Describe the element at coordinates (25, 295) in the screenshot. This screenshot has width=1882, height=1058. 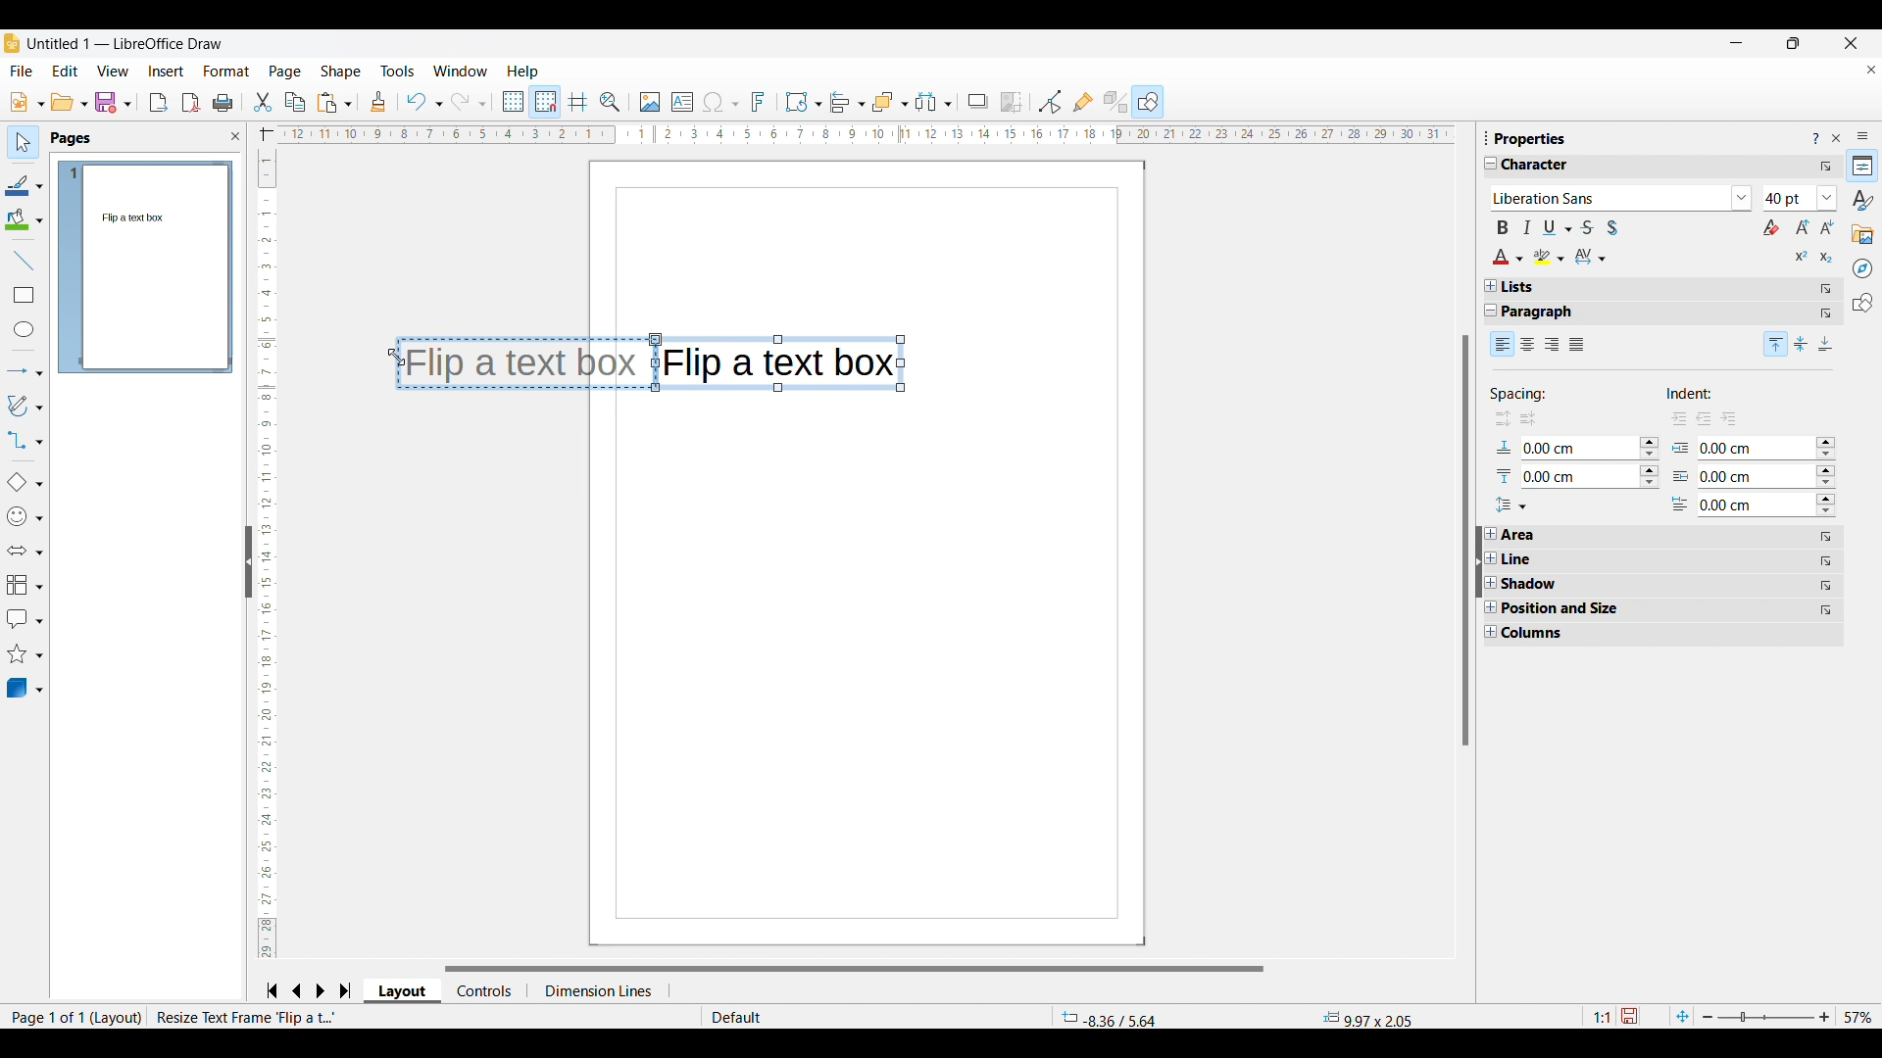
I see `Insert rectangle` at that location.